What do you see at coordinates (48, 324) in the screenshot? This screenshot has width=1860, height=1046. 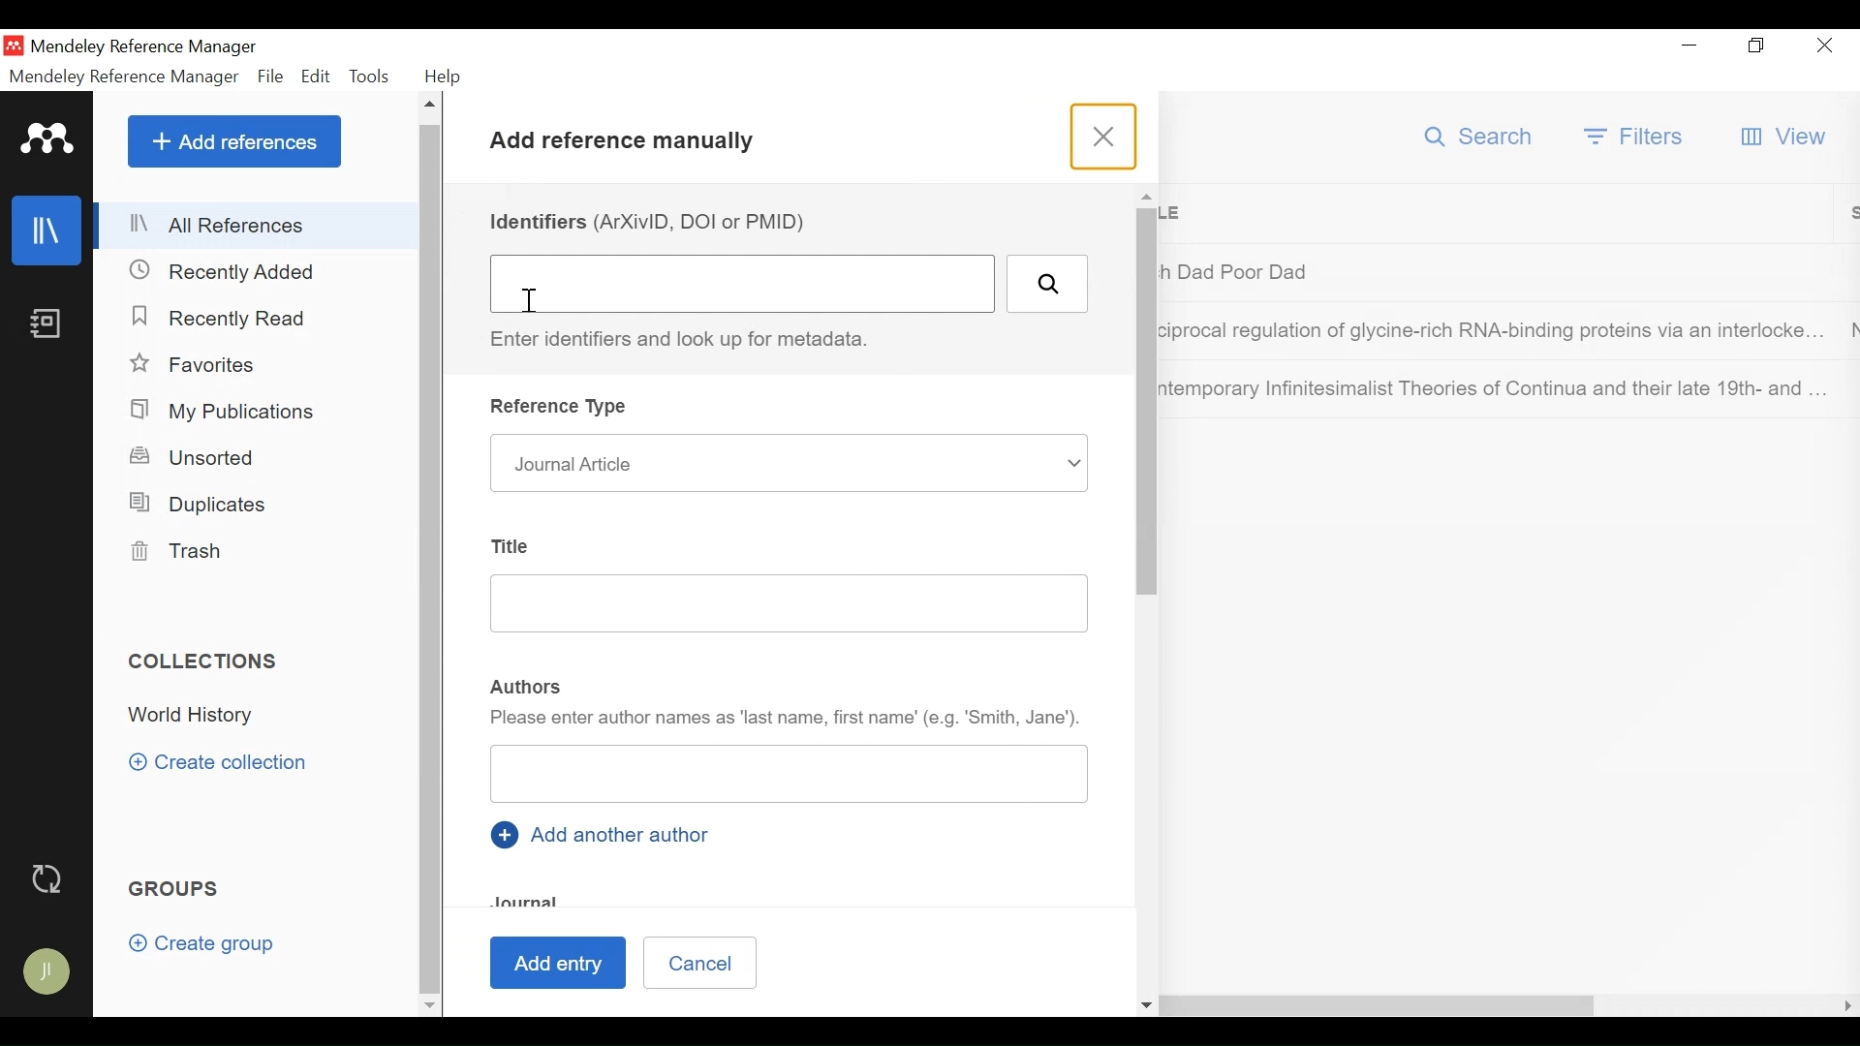 I see `Notebook` at bounding box center [48, 324].